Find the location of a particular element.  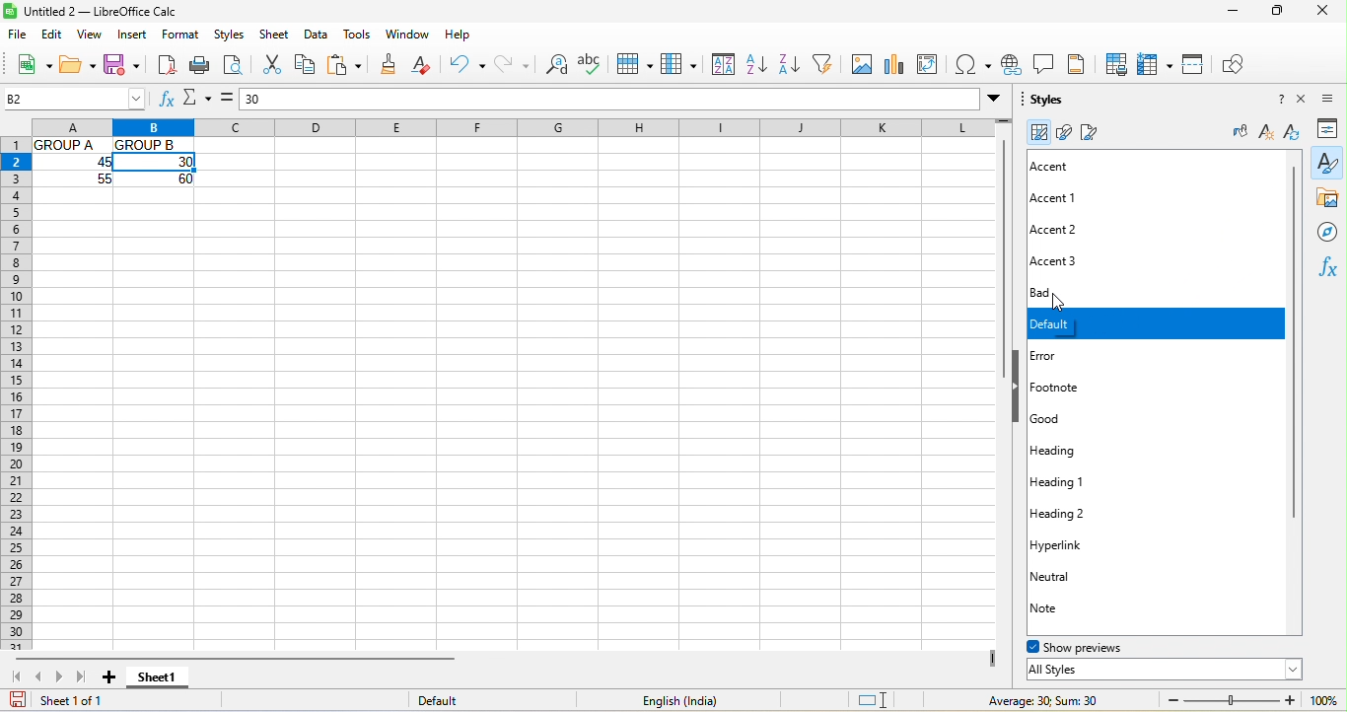

edit is located at coordinates (53, 36).